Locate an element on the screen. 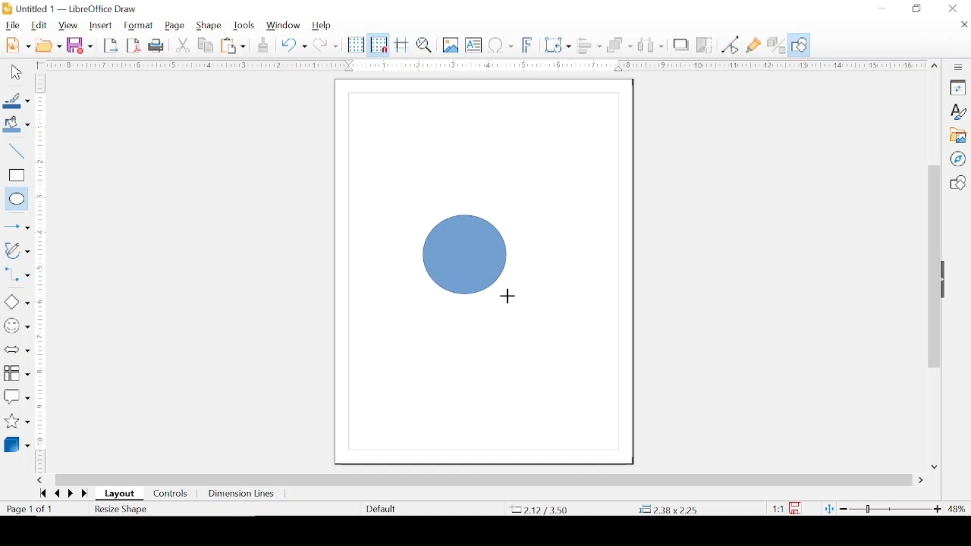  toggle point edit mode  is located at coordinates (731, 45).